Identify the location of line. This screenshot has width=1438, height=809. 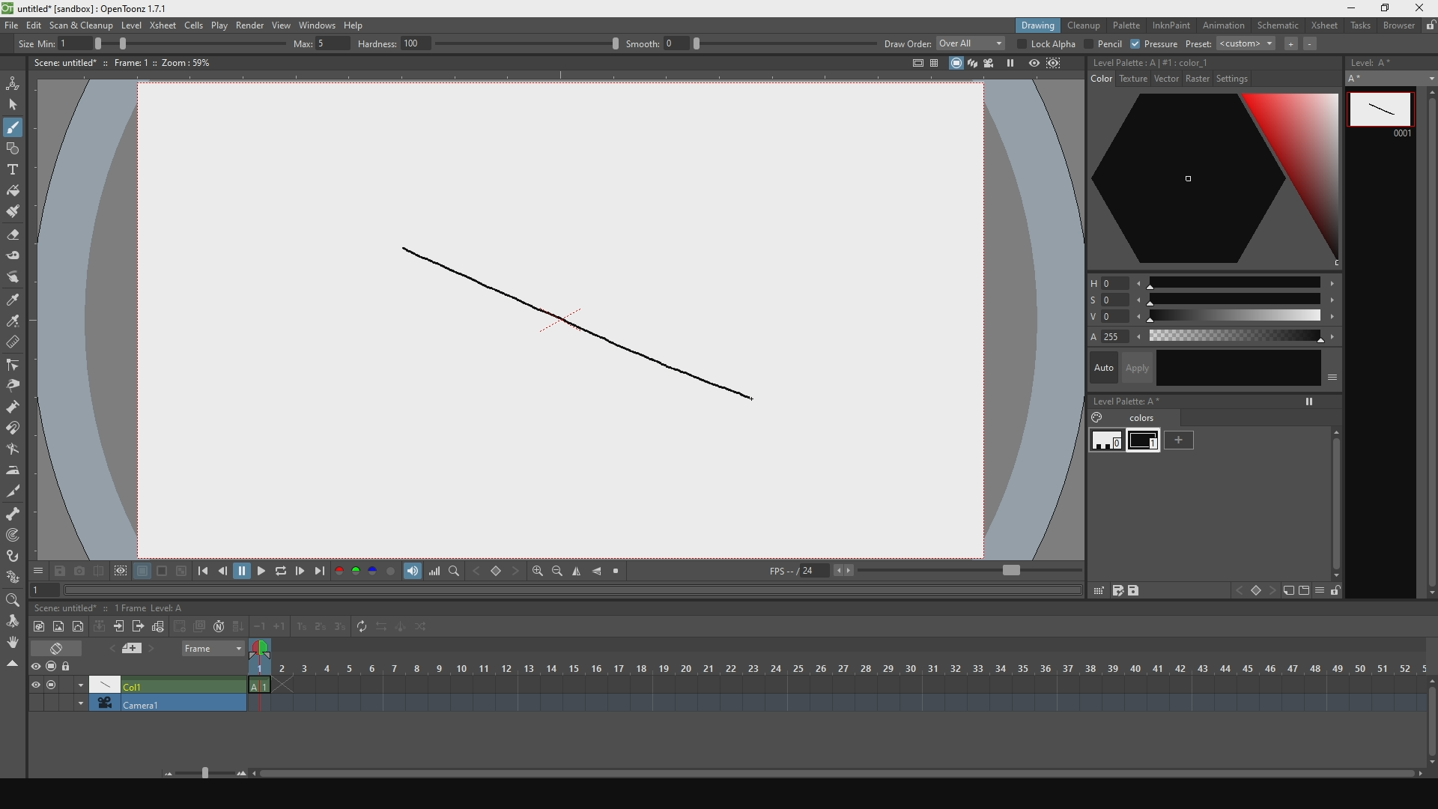
(1380, 116).